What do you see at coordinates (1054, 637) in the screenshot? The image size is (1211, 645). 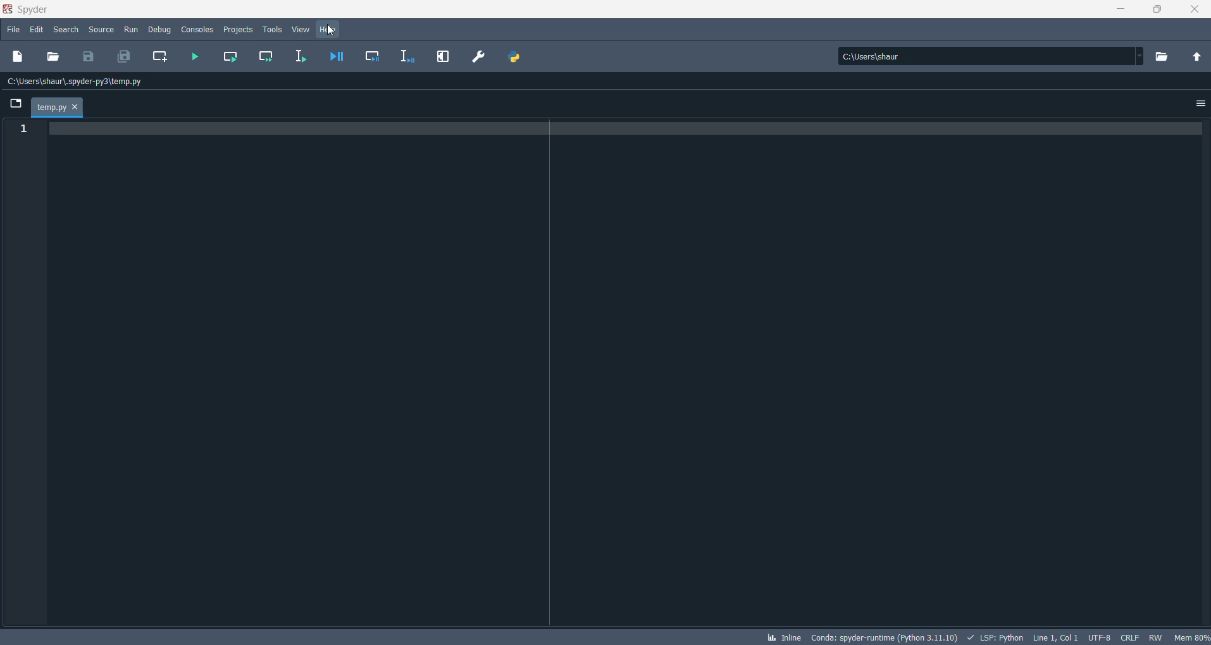 I see `LINE AND COLUMN NUMBER` at bounding box center [1054, 637].